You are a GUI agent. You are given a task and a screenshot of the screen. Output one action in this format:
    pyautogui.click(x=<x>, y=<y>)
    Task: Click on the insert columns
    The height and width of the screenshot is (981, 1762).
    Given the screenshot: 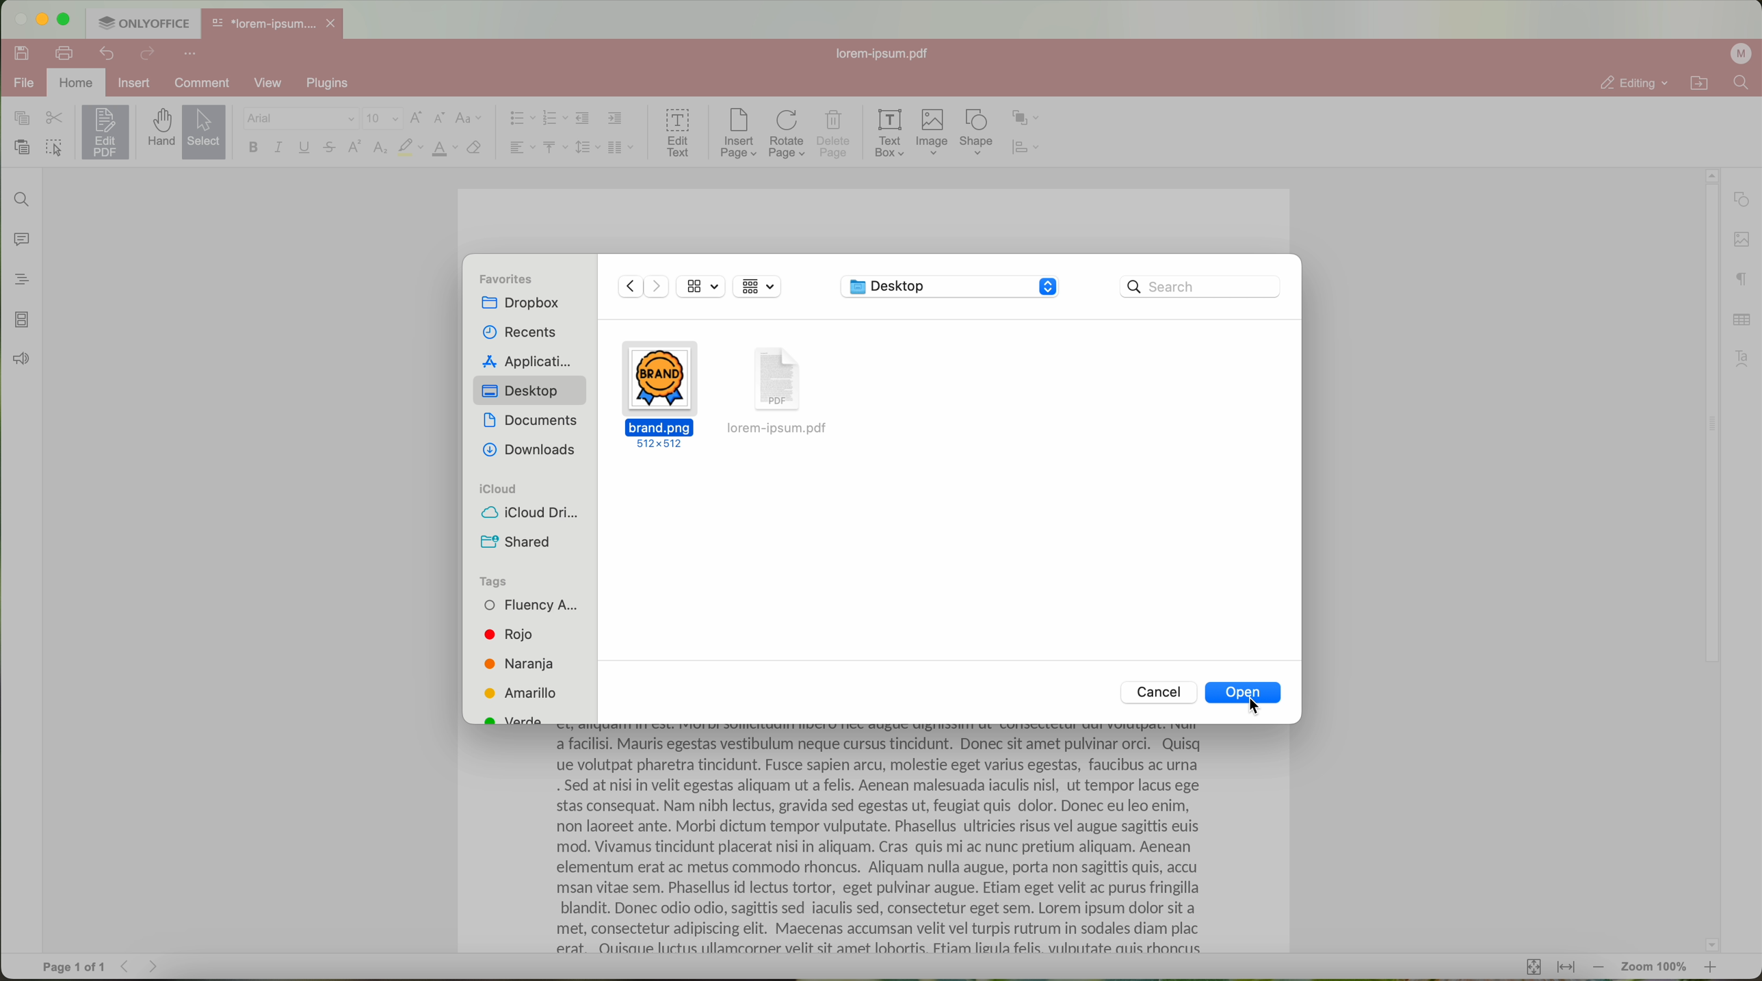 What is the action you would take?
    pyautogui.click(x=622, y=149)
    